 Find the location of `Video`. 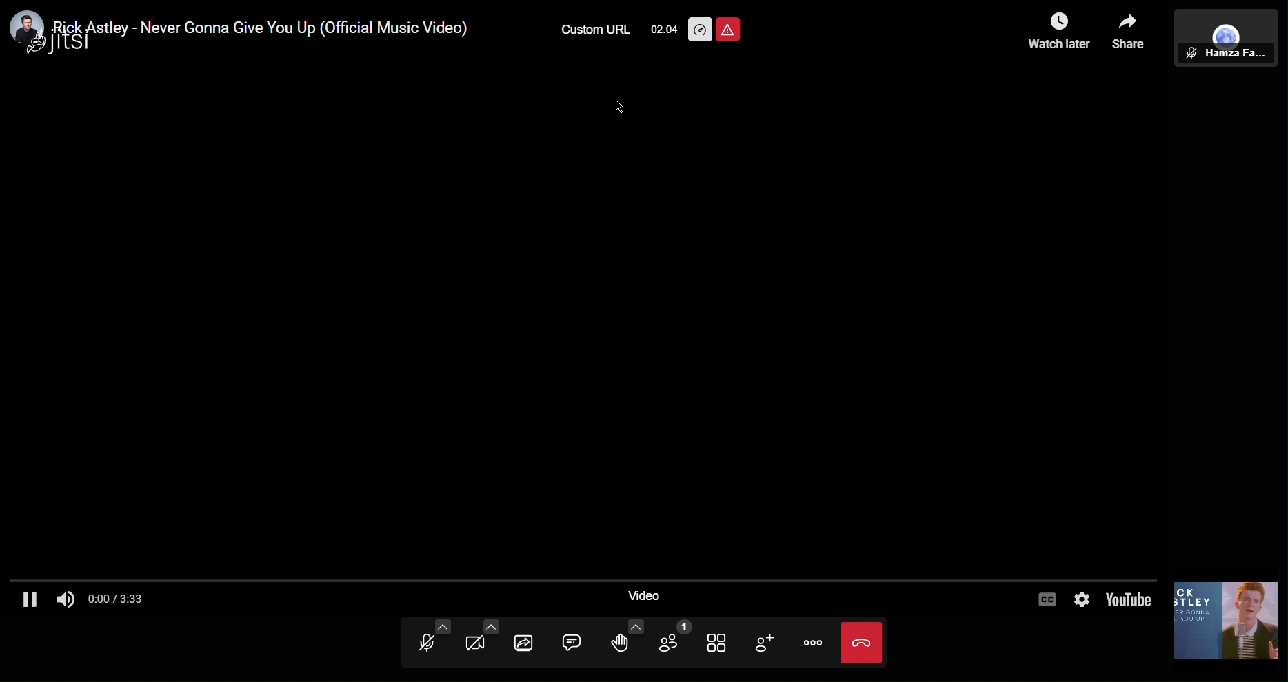

Video is located at coordinates (643, 598).